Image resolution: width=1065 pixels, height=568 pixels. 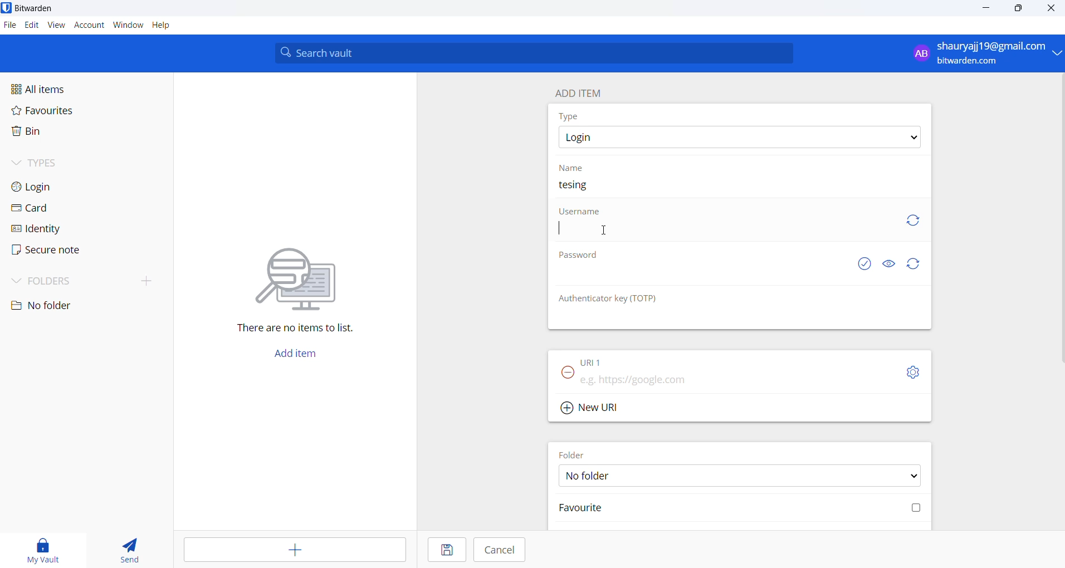 What do you see at coordinates (66, 306) in the screenshot?
I see `no folder` at bounding box center [66, 306].